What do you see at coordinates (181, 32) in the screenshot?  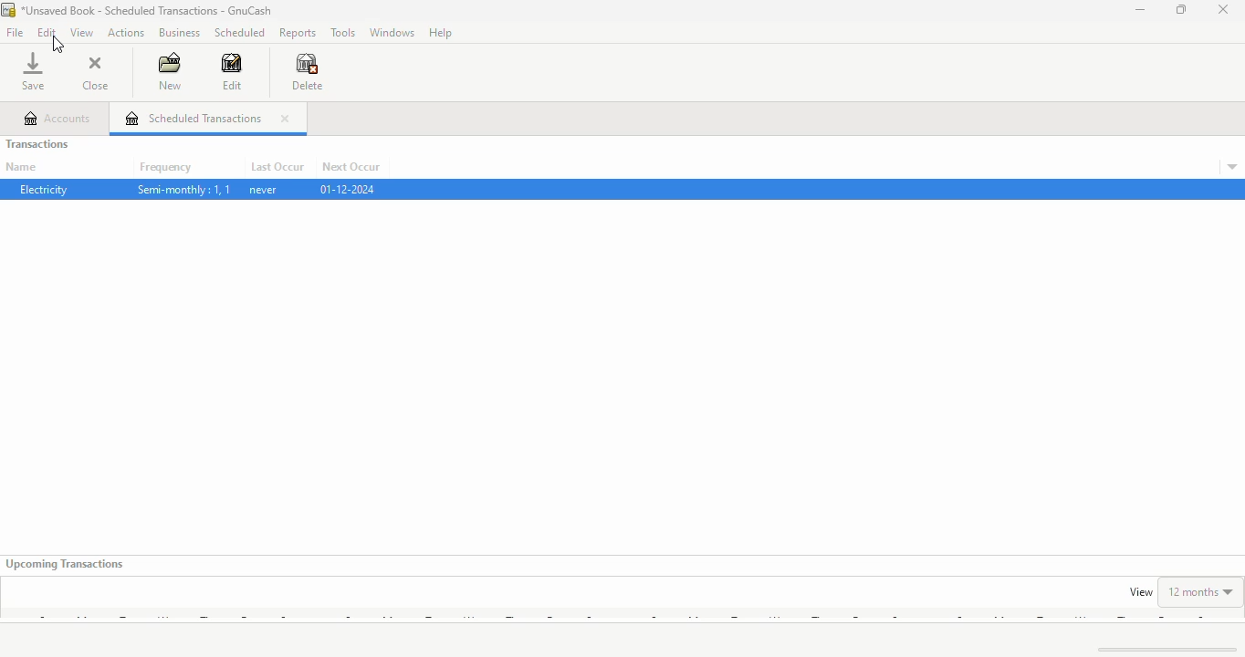 I see `business` at bounding box center [181, 32].